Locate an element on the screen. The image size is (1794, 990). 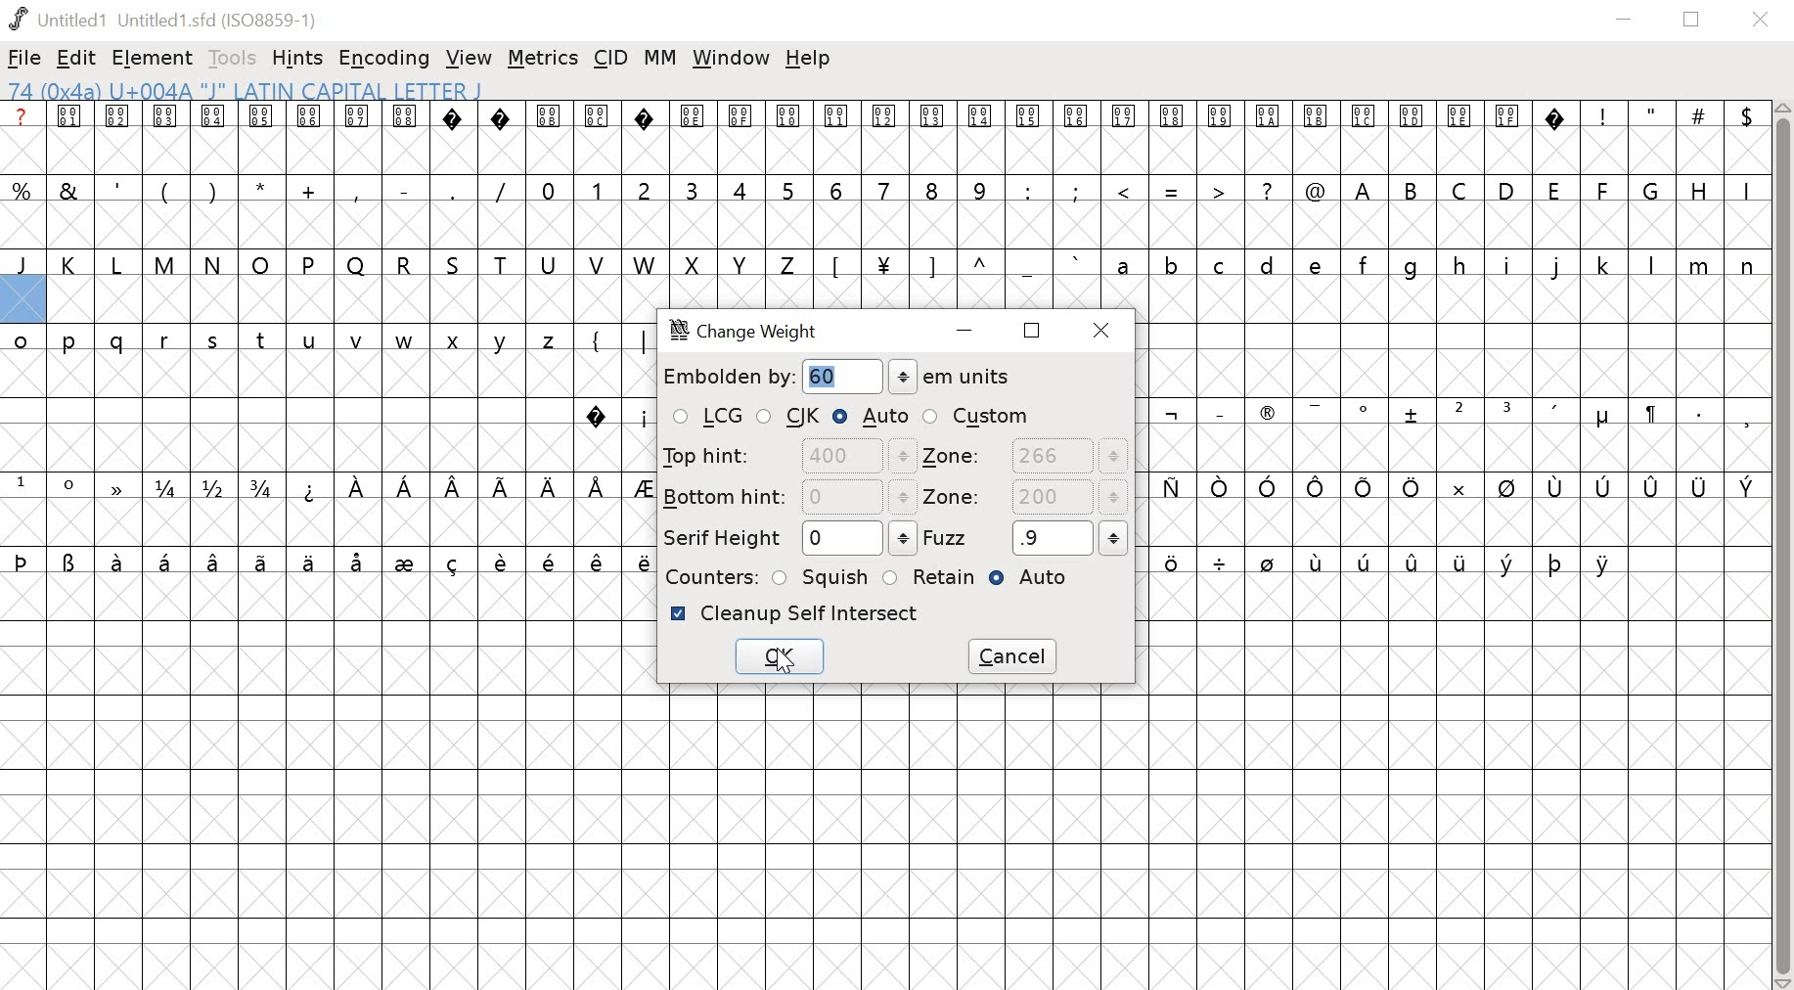
TOOLS is located at coordinates (235, 58).